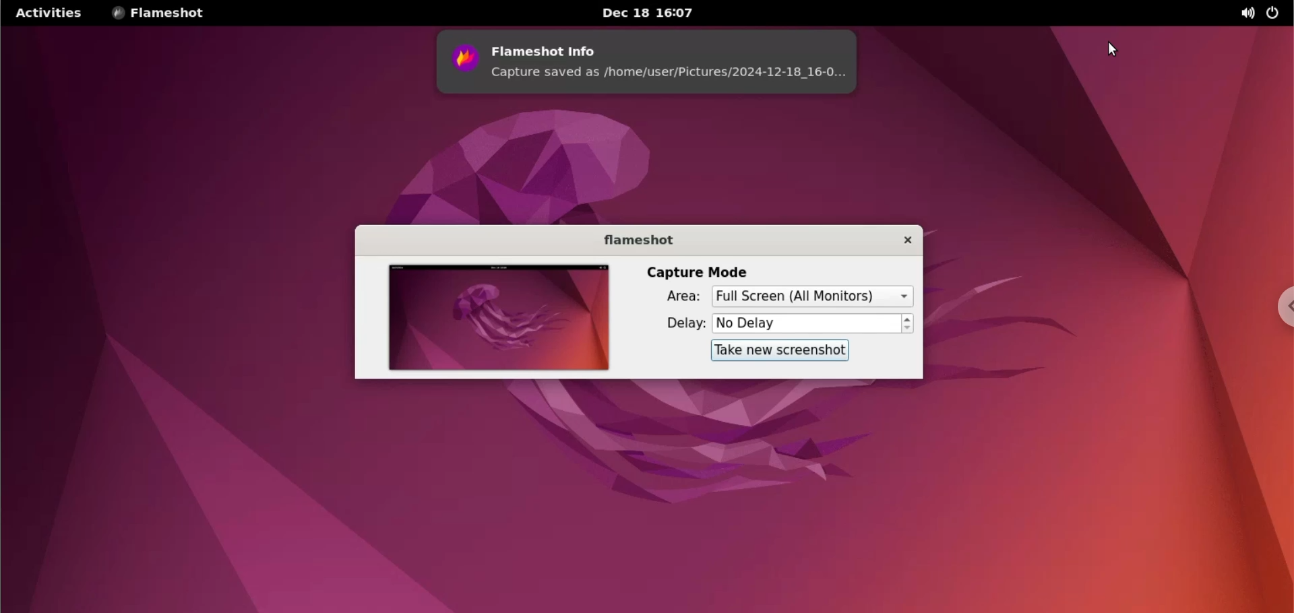 The image size is (1294, 613). What do you see at coordinates (168, 13) in the screenshot?
I see `flameshot menu` at bounding box center [168, 13].